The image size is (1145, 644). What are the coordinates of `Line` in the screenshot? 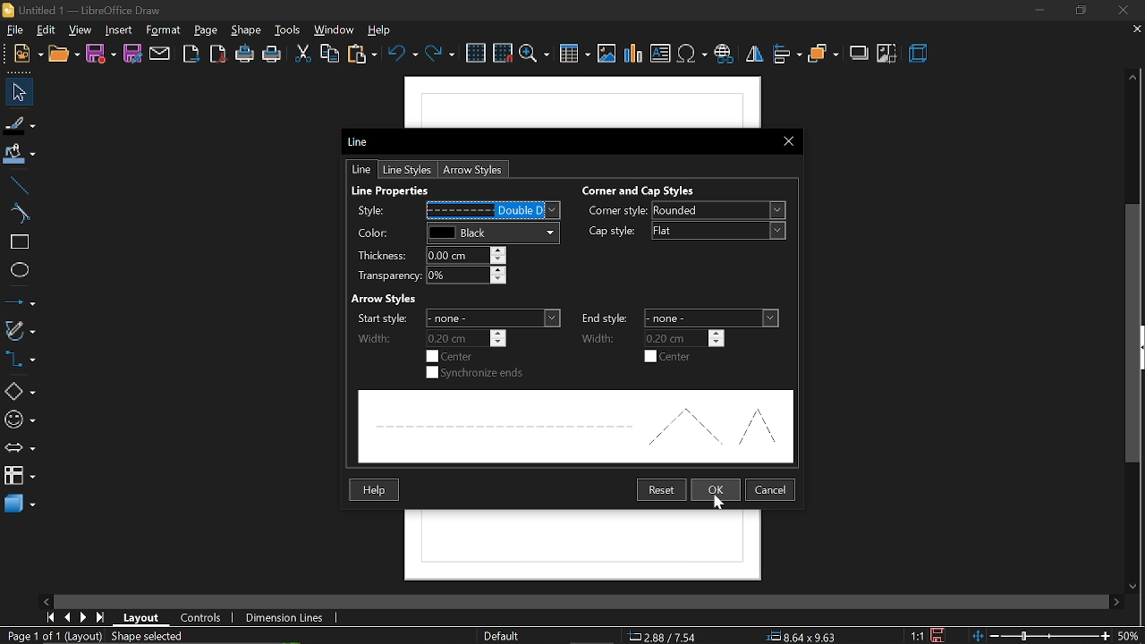 It's located at (363, 142).